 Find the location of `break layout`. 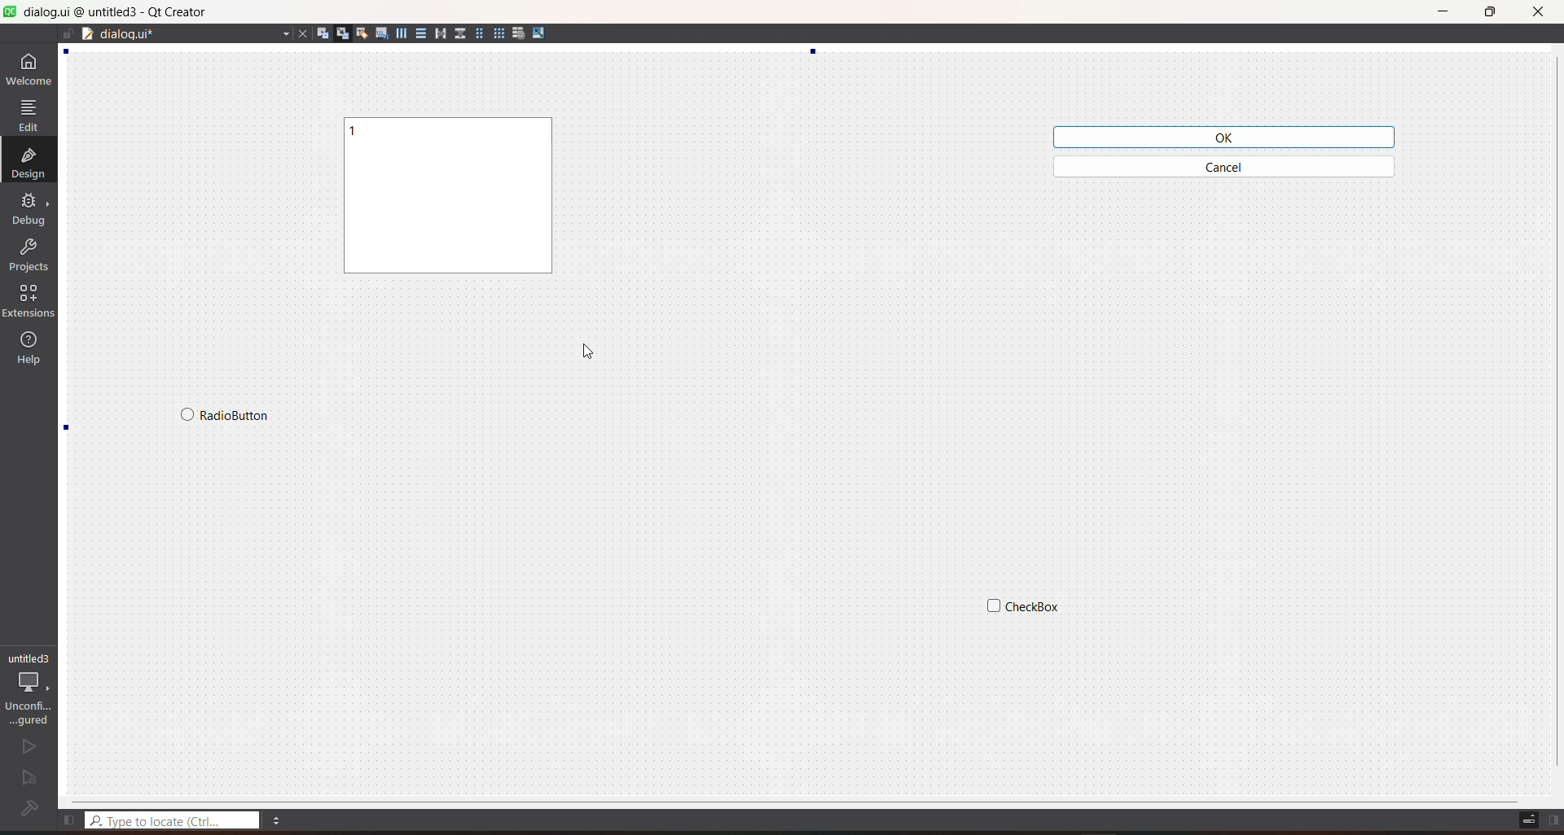

break layout is located at coordinates (518, 34).